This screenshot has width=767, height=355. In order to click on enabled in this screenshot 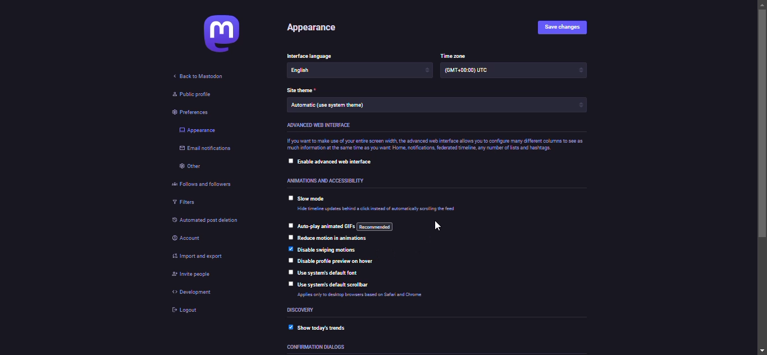, I will do `click(289, 328)`.